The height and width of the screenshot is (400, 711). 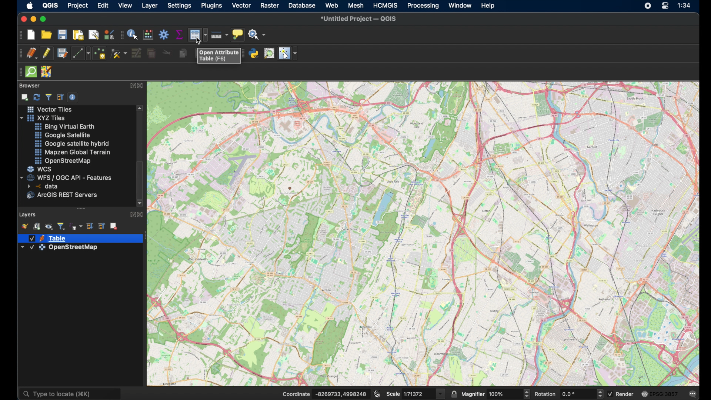 What do you see at coordinates (136, 53) in the screenshot?
I see `modify attributes` at bounding box center [136, 53].